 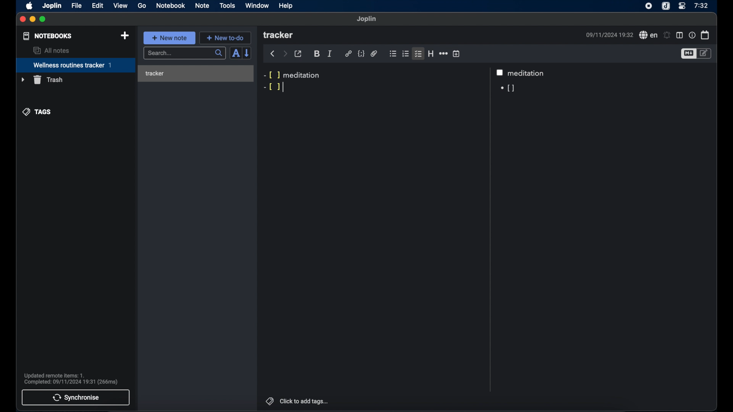 I want to click on notebooks, so click(x=48, y=36).